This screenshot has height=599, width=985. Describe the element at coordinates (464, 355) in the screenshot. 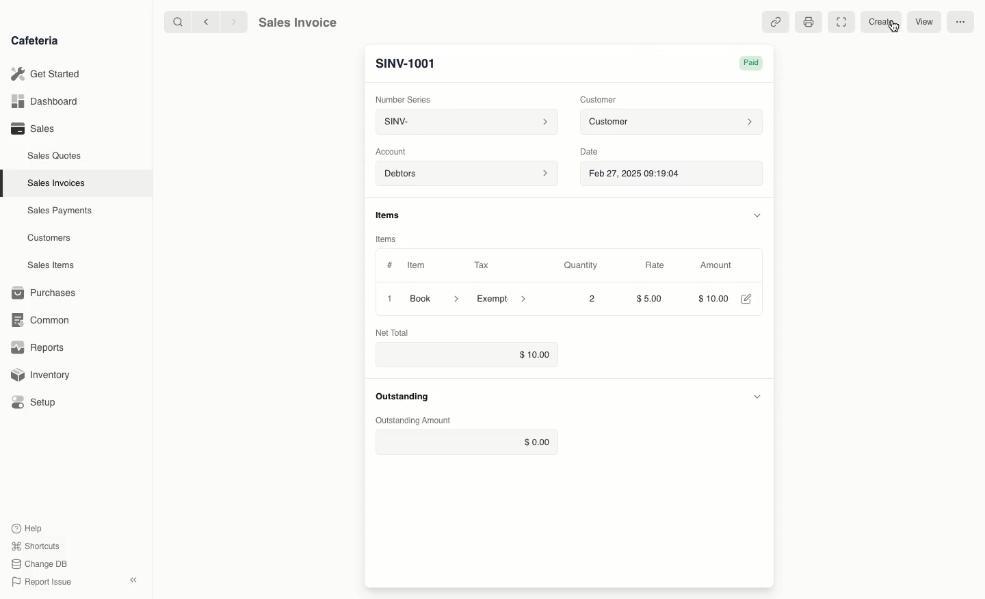

I see `$10.00` at that location.